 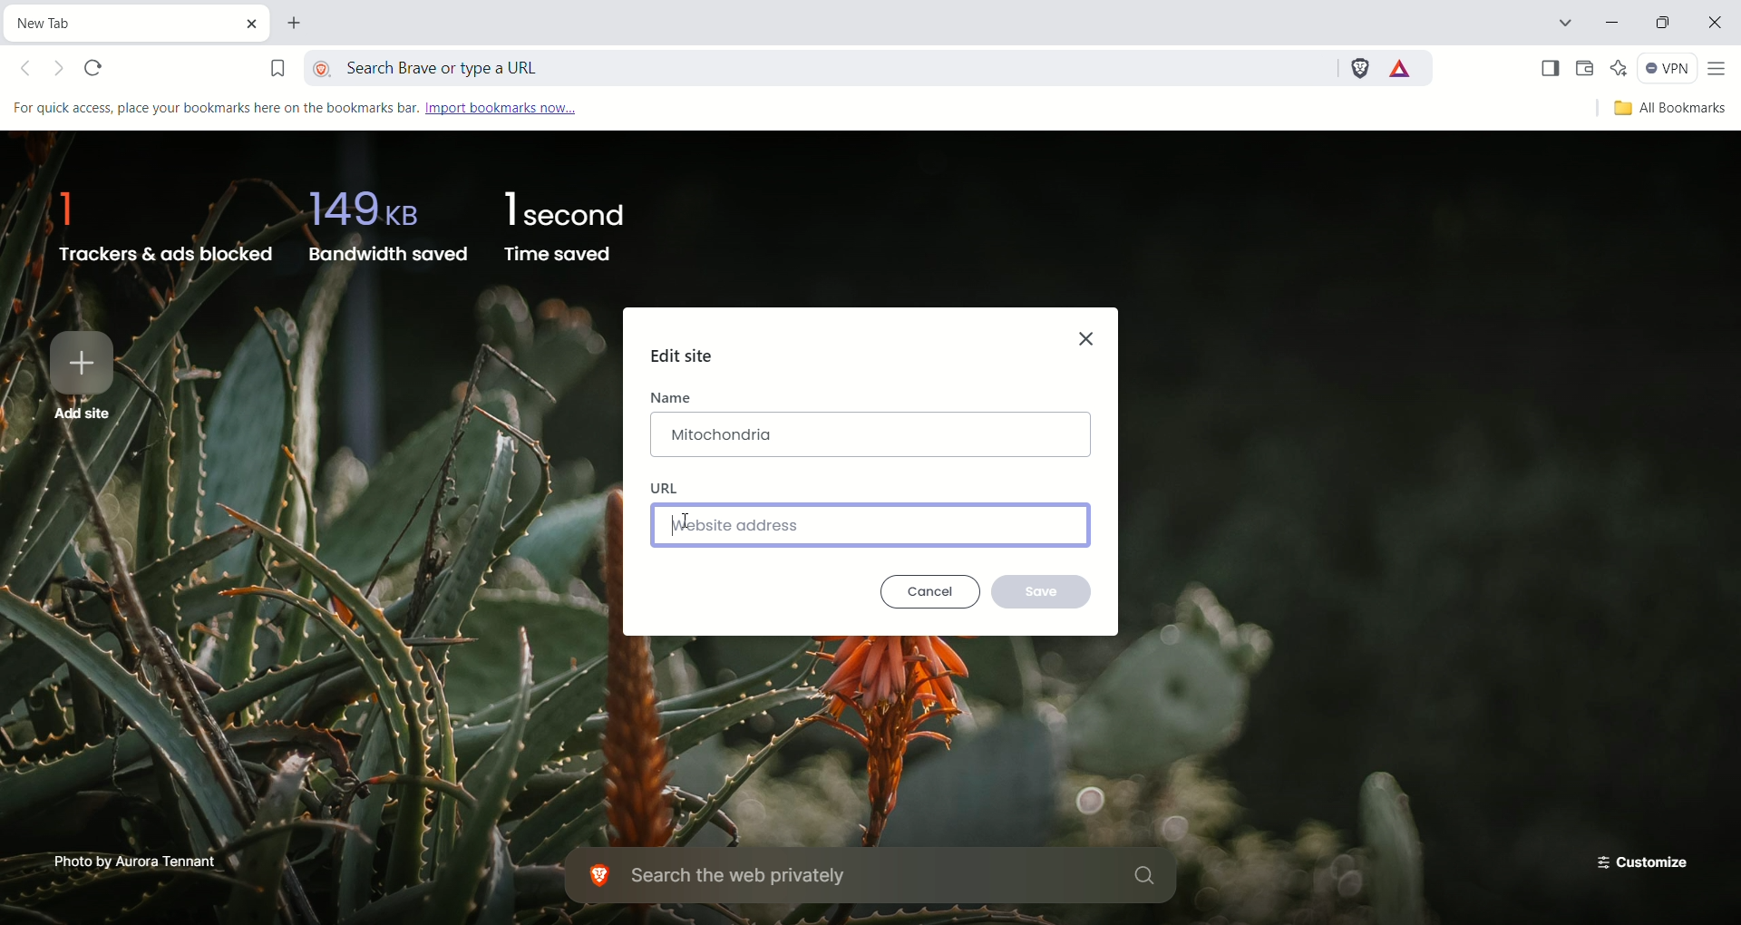 I want to click on URL, so click(x=665, y=488).